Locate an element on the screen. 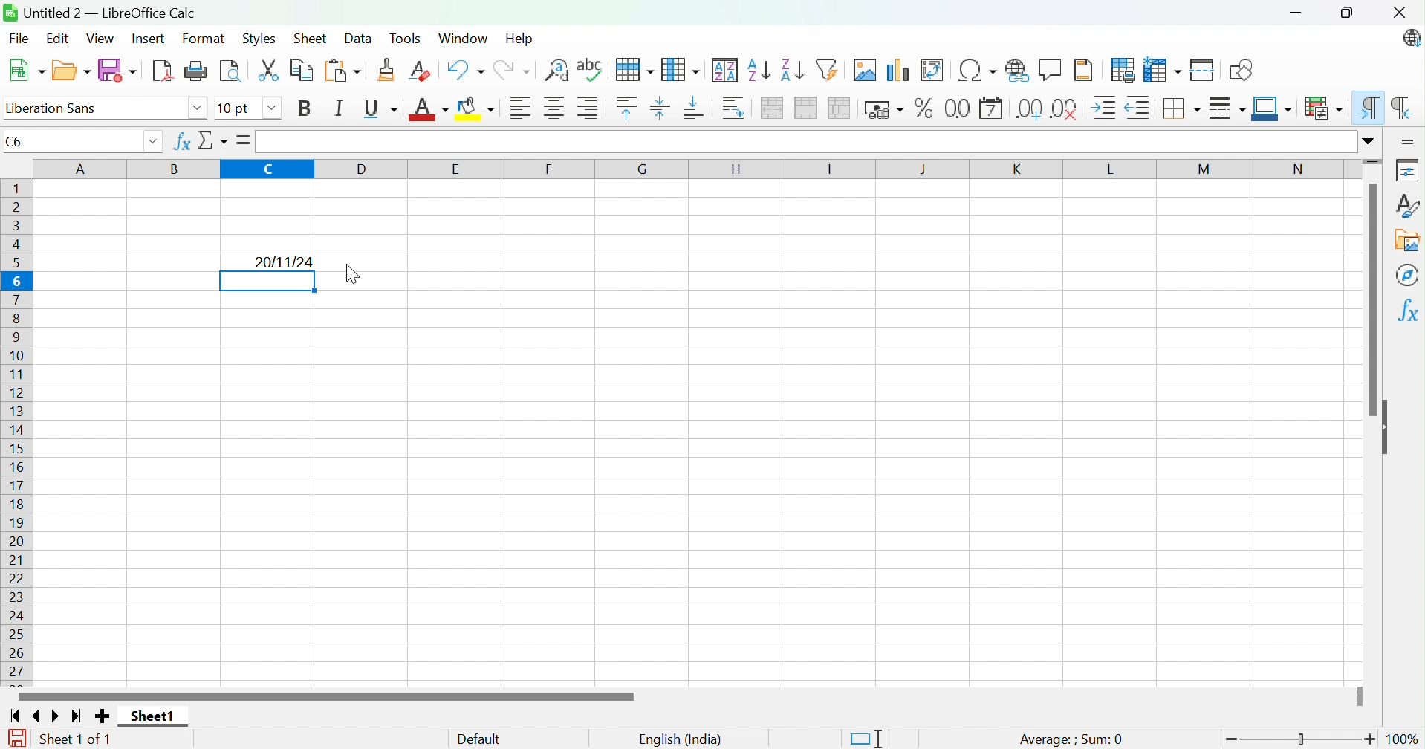 The width and height of the screenshot is (1425, 749). Expand formula is located at coordinates (1371, 140).